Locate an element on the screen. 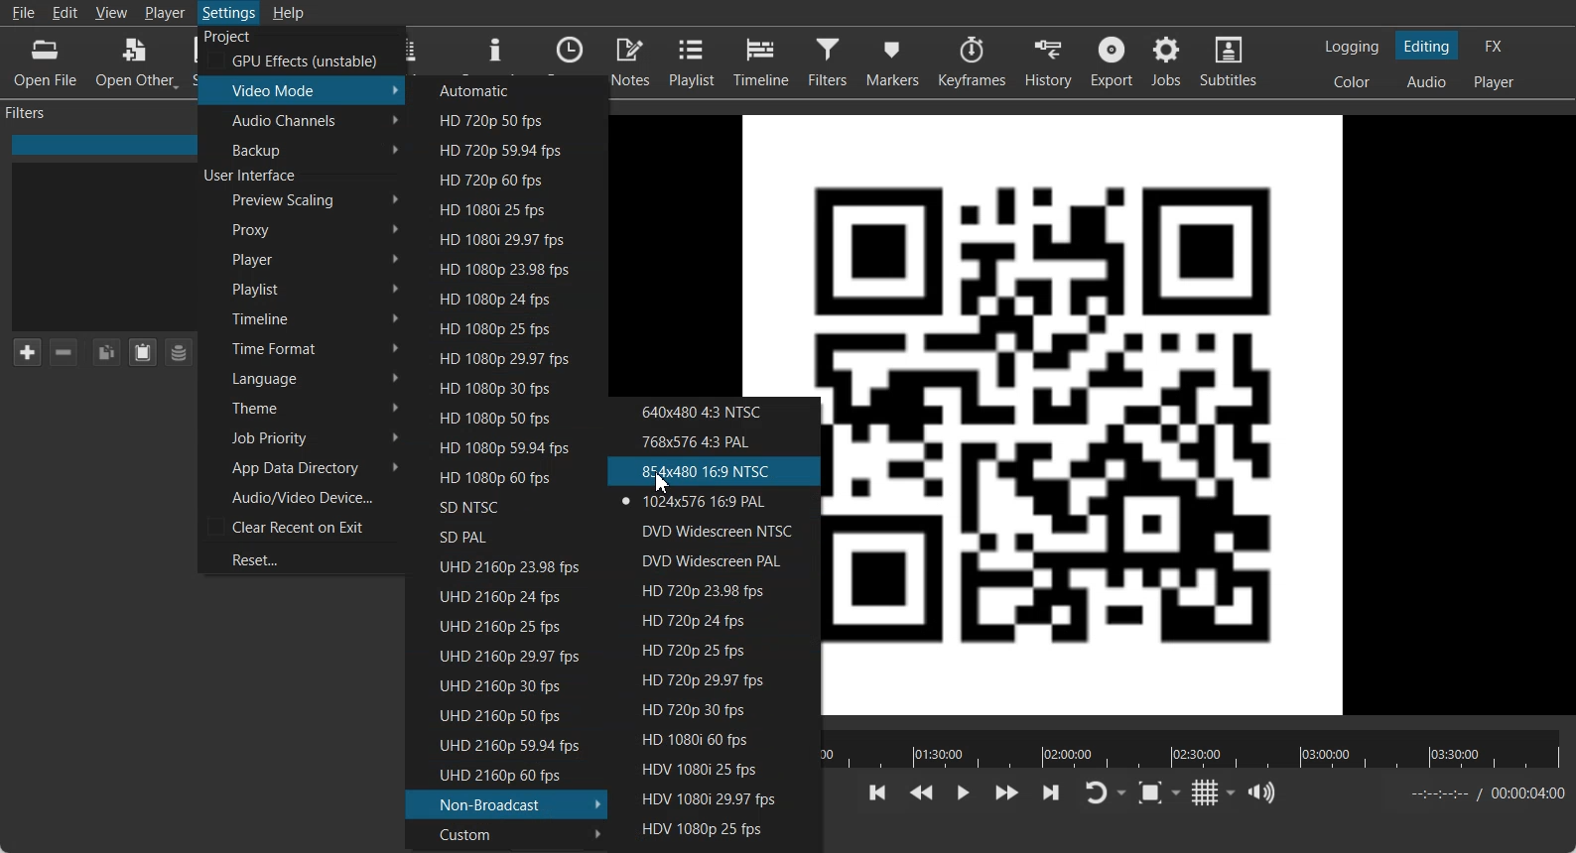  Skip to the previous point is located at coordinates (878, 792).